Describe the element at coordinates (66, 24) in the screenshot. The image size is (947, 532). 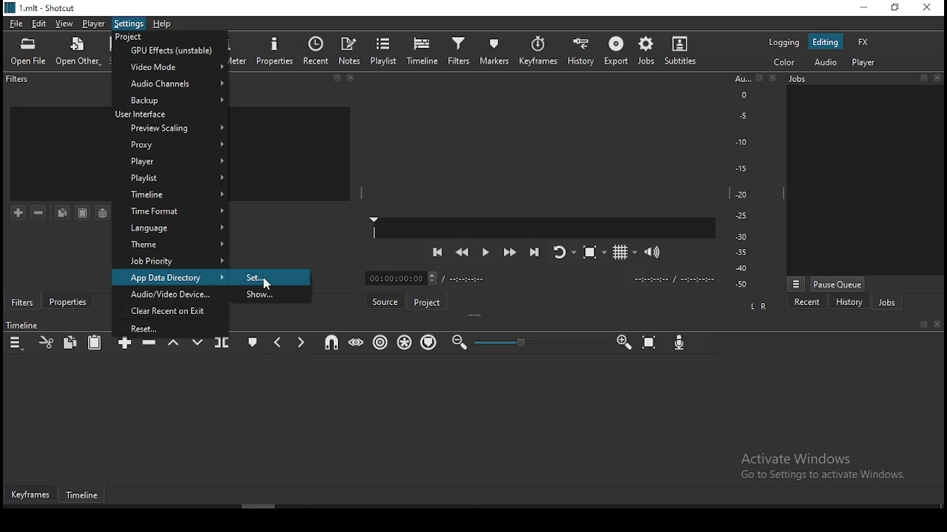
I see `view` at that location.